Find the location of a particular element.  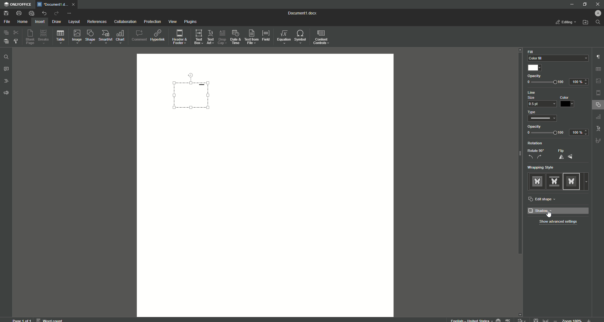

100% is located at coordinates (579, 81).